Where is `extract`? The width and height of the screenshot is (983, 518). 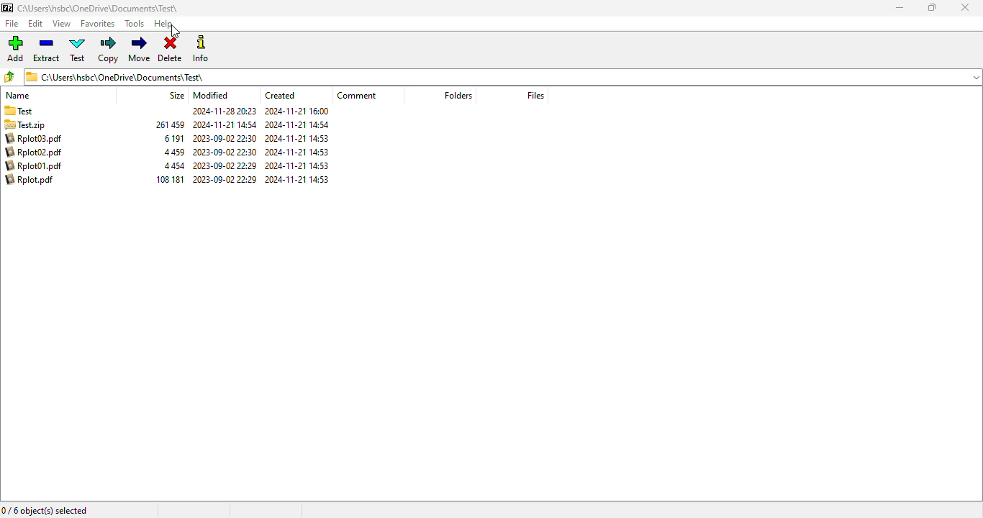
extract is located at coordinates (46, 49).